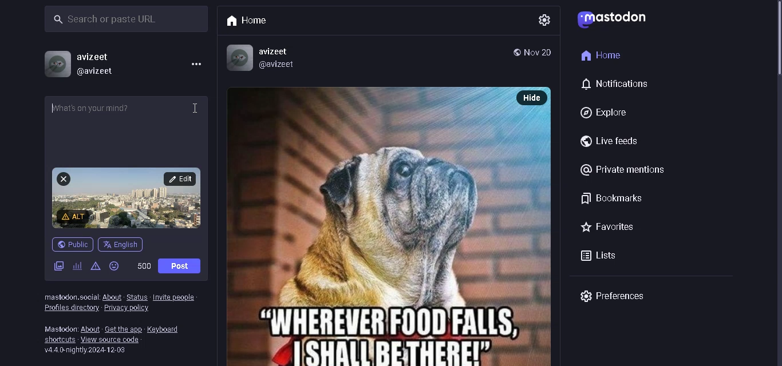 This screenshot has width=782, height=366. What do you see at coordinates (123, 328) in the screenshot?
I see `get the app` at bounding box center [123, 328].